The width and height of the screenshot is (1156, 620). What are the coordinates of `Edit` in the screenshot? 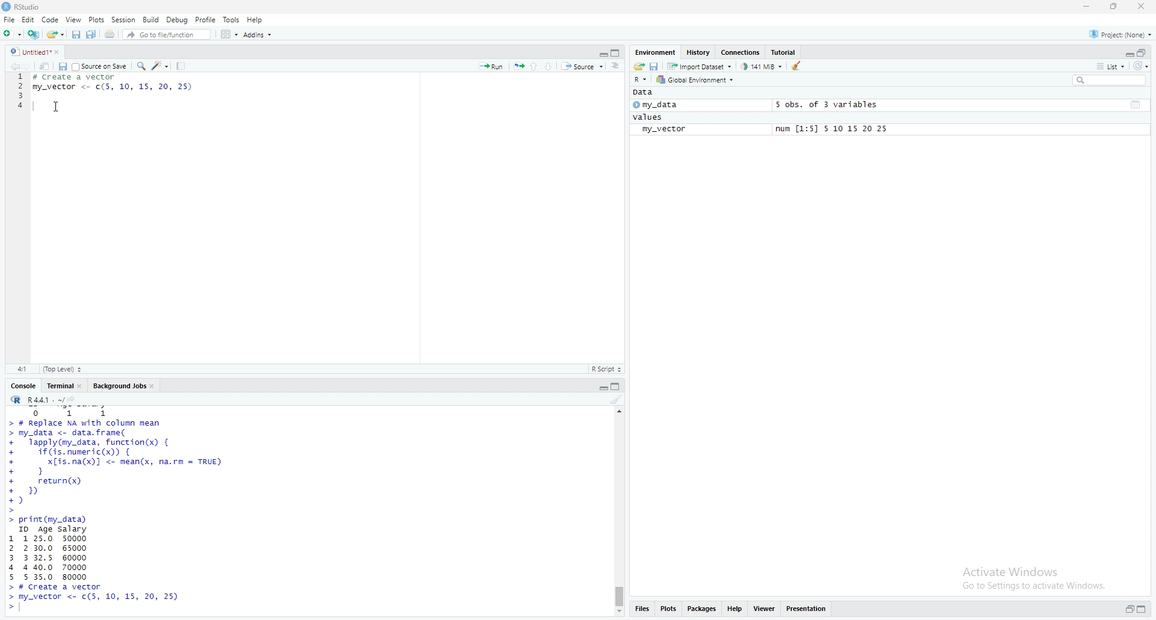 It's located at (28, 20).